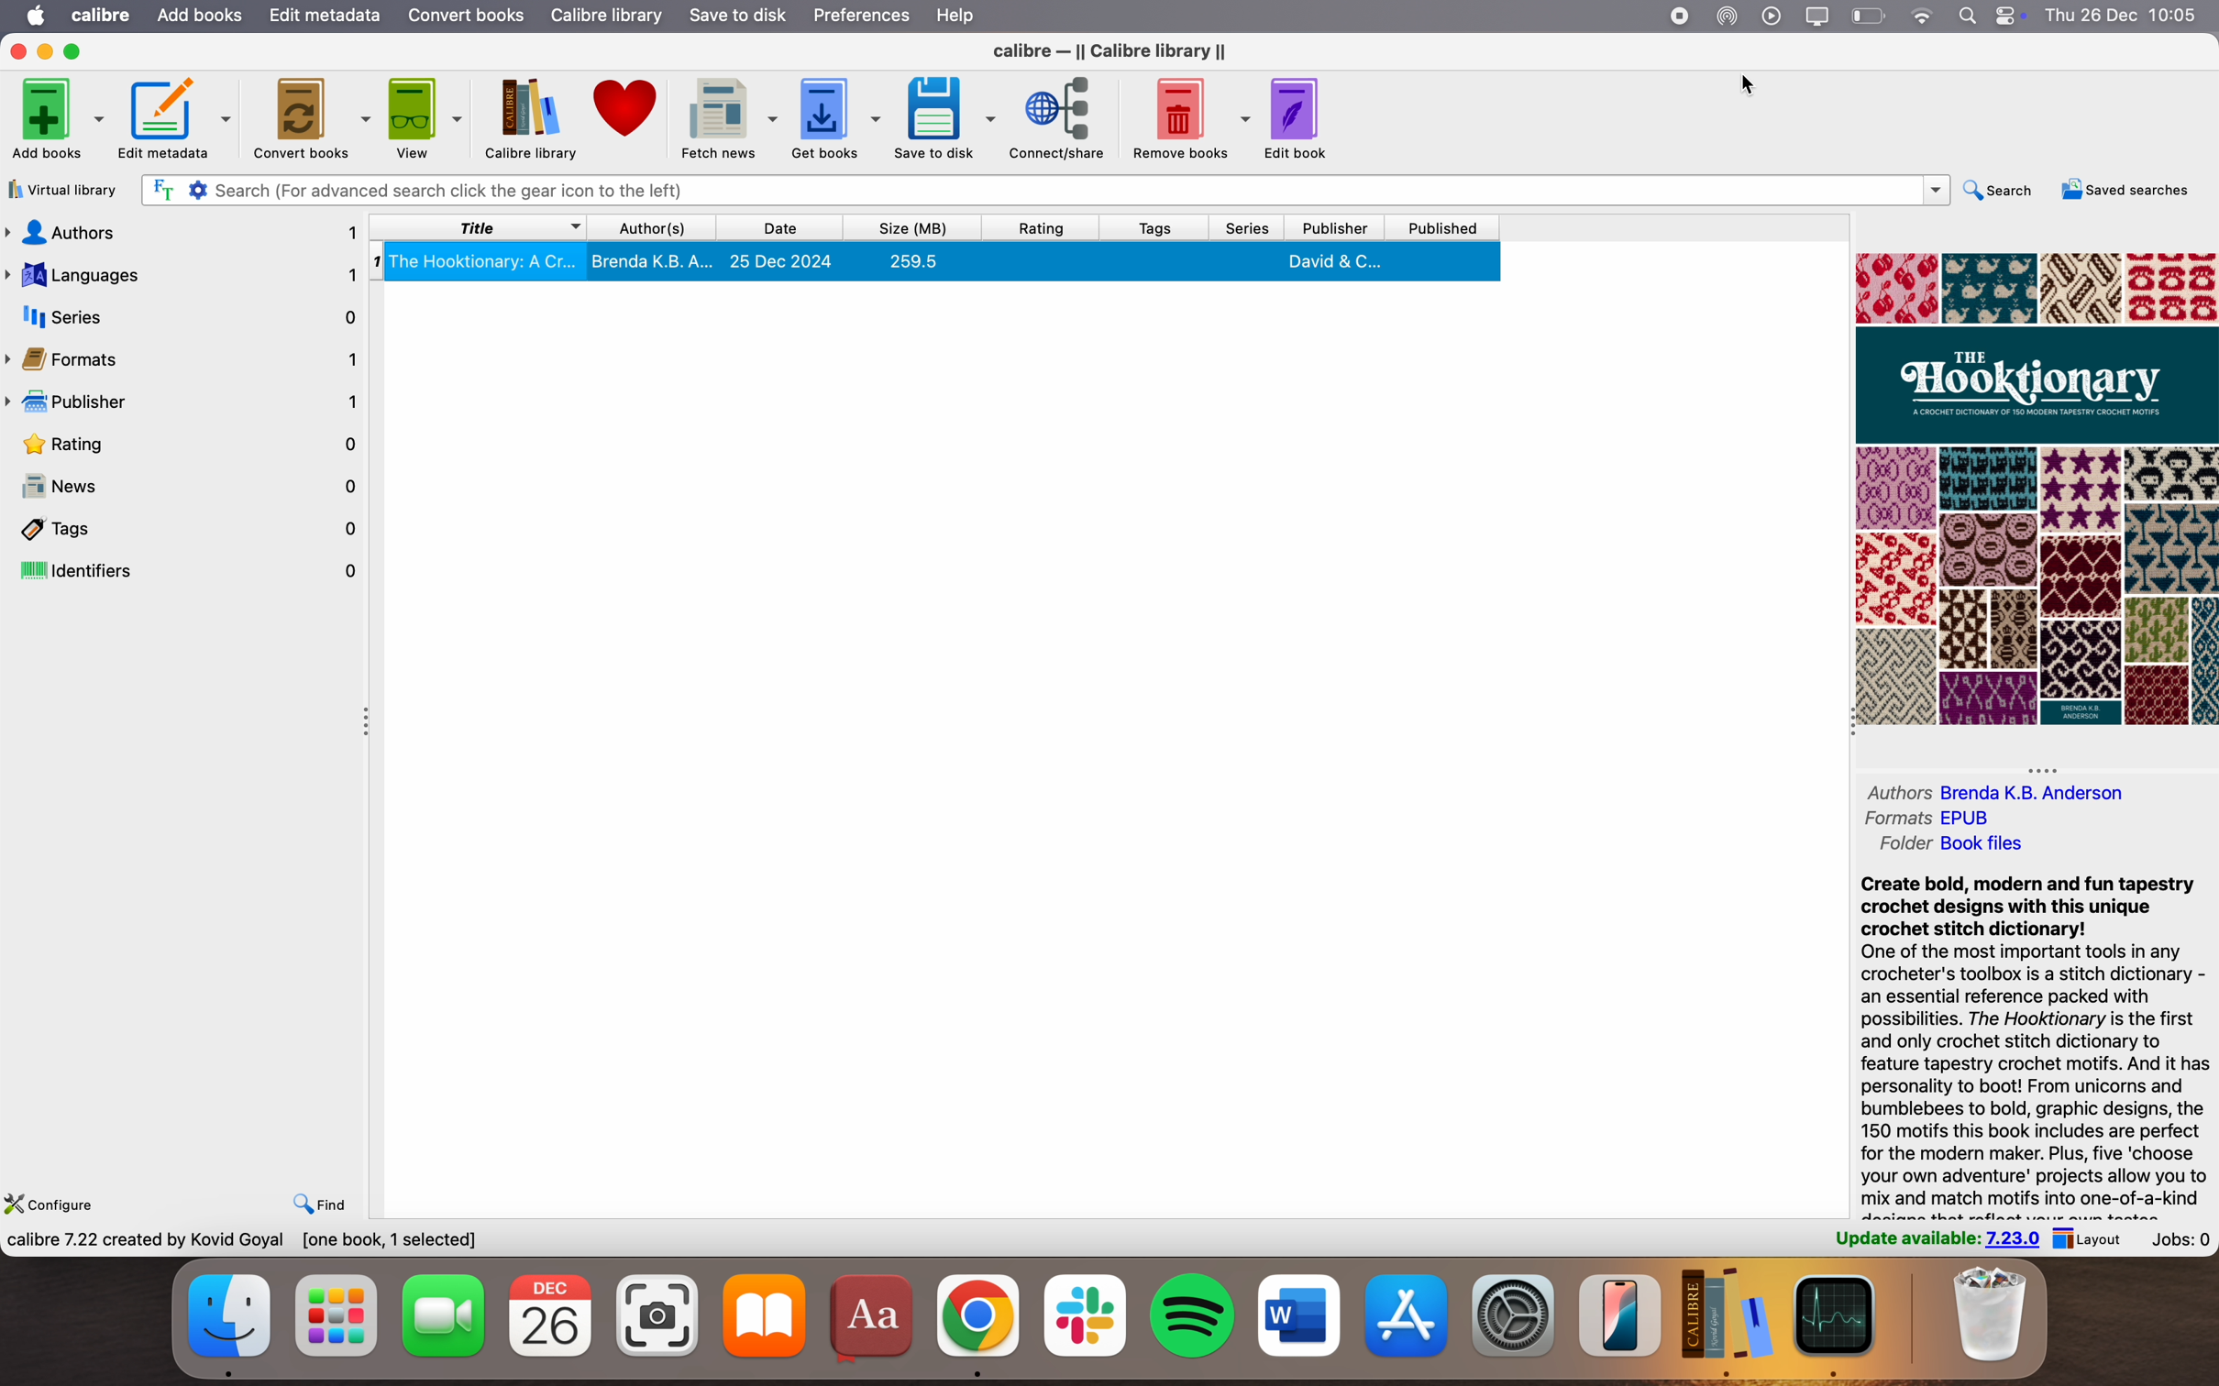  What do you see at coordinates (964, 16) in the screenshot?
I see `Help` at bounding box center [964, 16].